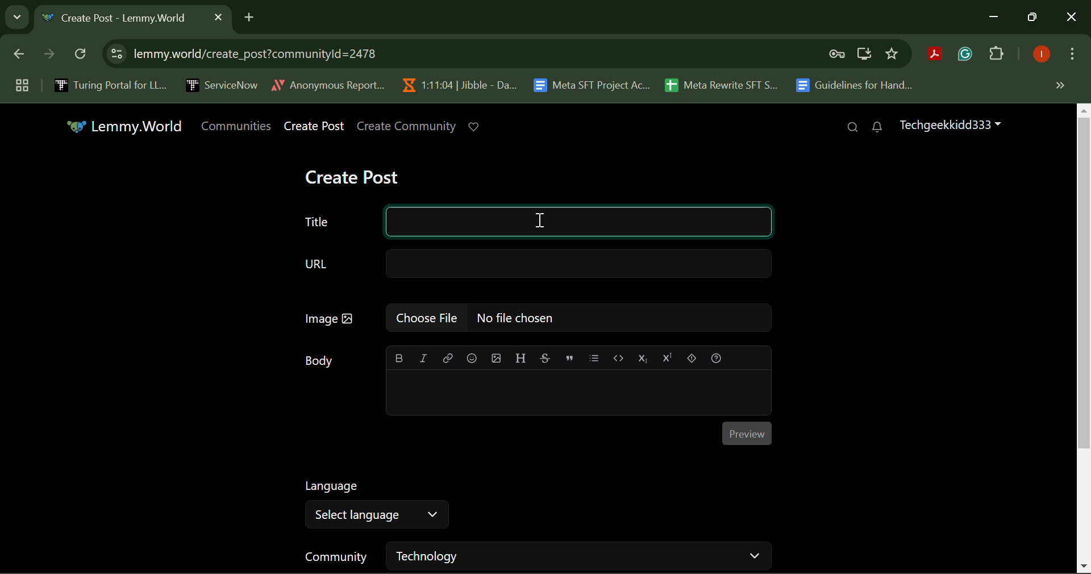 This screenshot has height=574, width=1091. What do you see at coordinates (893, 54) in the screenshot?
I see `Bookmark` at bounding box center [893, 54].